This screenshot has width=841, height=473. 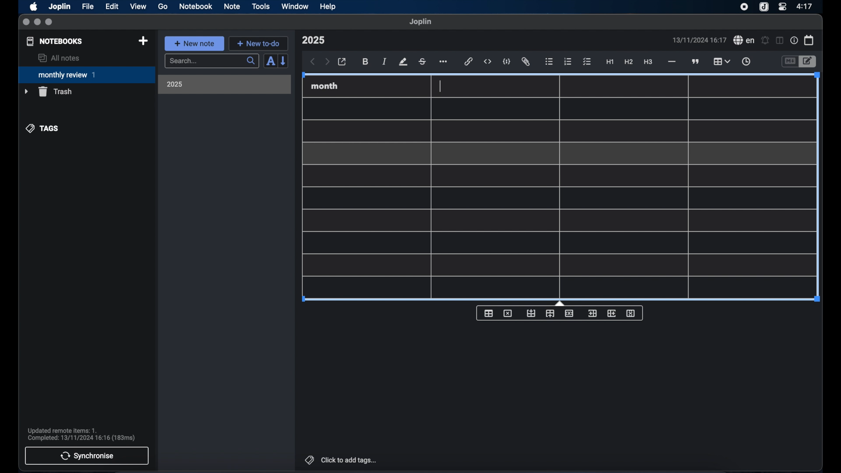 I want to click on edit, so click(x=113, y=7).